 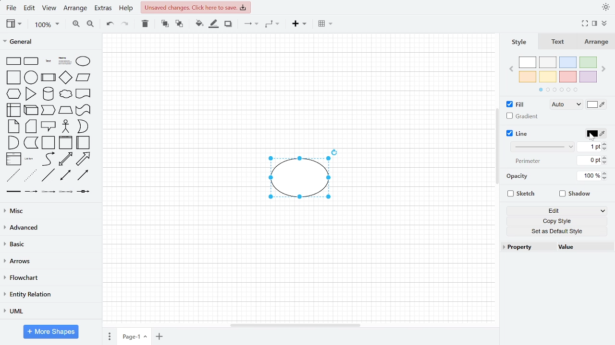 I want to click on zoom out, so click(x=89, y=24).